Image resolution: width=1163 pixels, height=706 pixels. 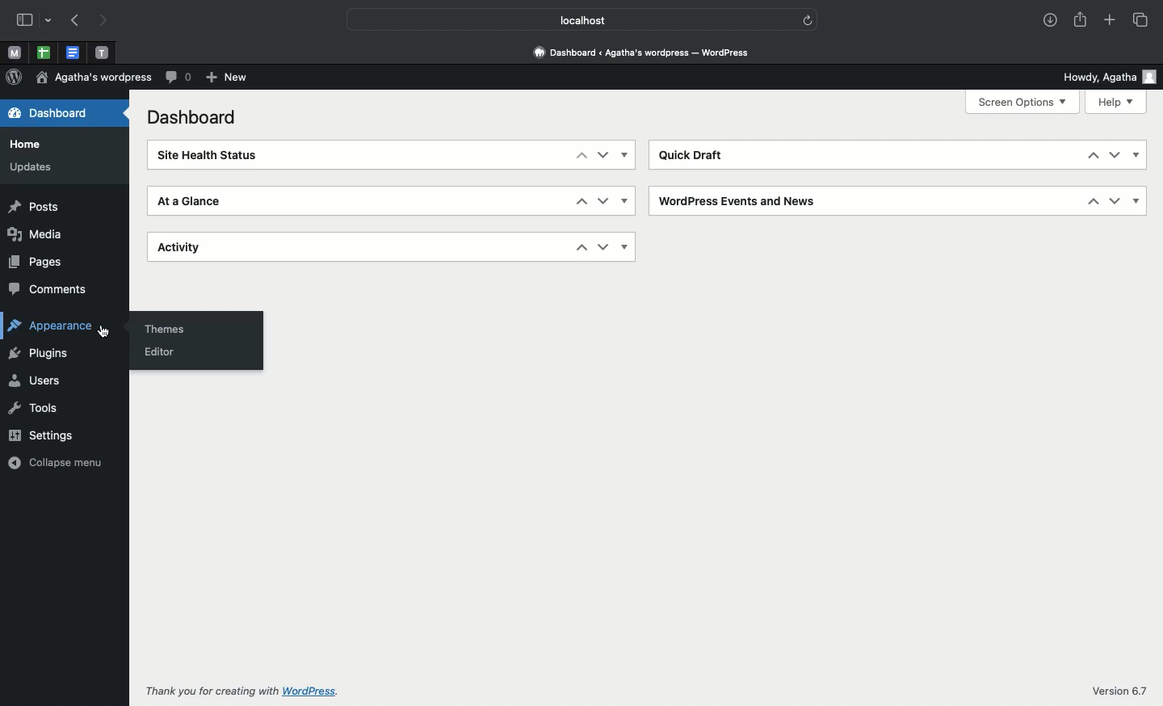 What do you see at coordinates (1107, 75) in the screenshot?
I see `Howdy user` at bounding box center [1107, 75].